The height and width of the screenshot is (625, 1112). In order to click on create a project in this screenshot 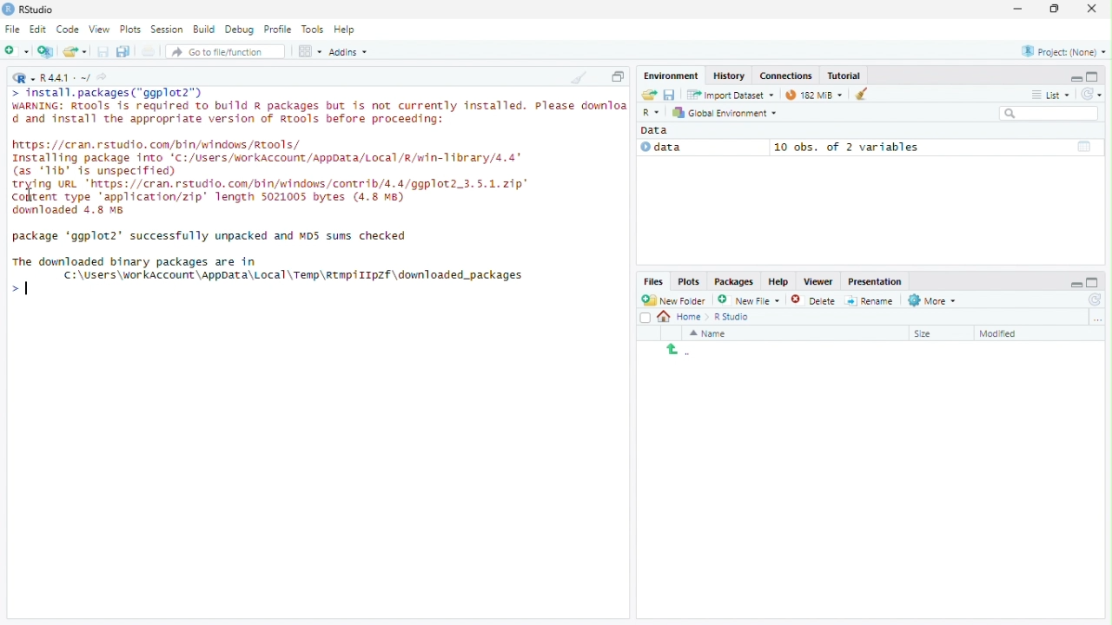, I will do `click(46, 51)`.